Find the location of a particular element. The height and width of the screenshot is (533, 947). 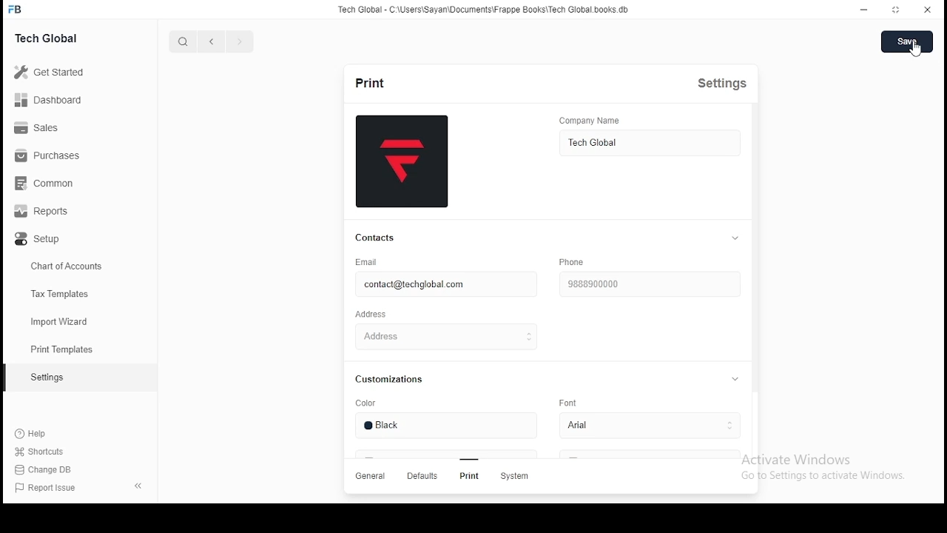

Help is located at coordinates (41, 435).